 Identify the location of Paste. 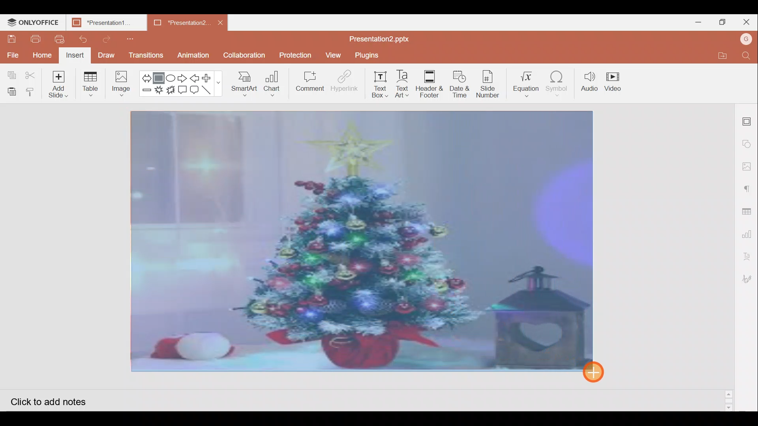
(12, 91).